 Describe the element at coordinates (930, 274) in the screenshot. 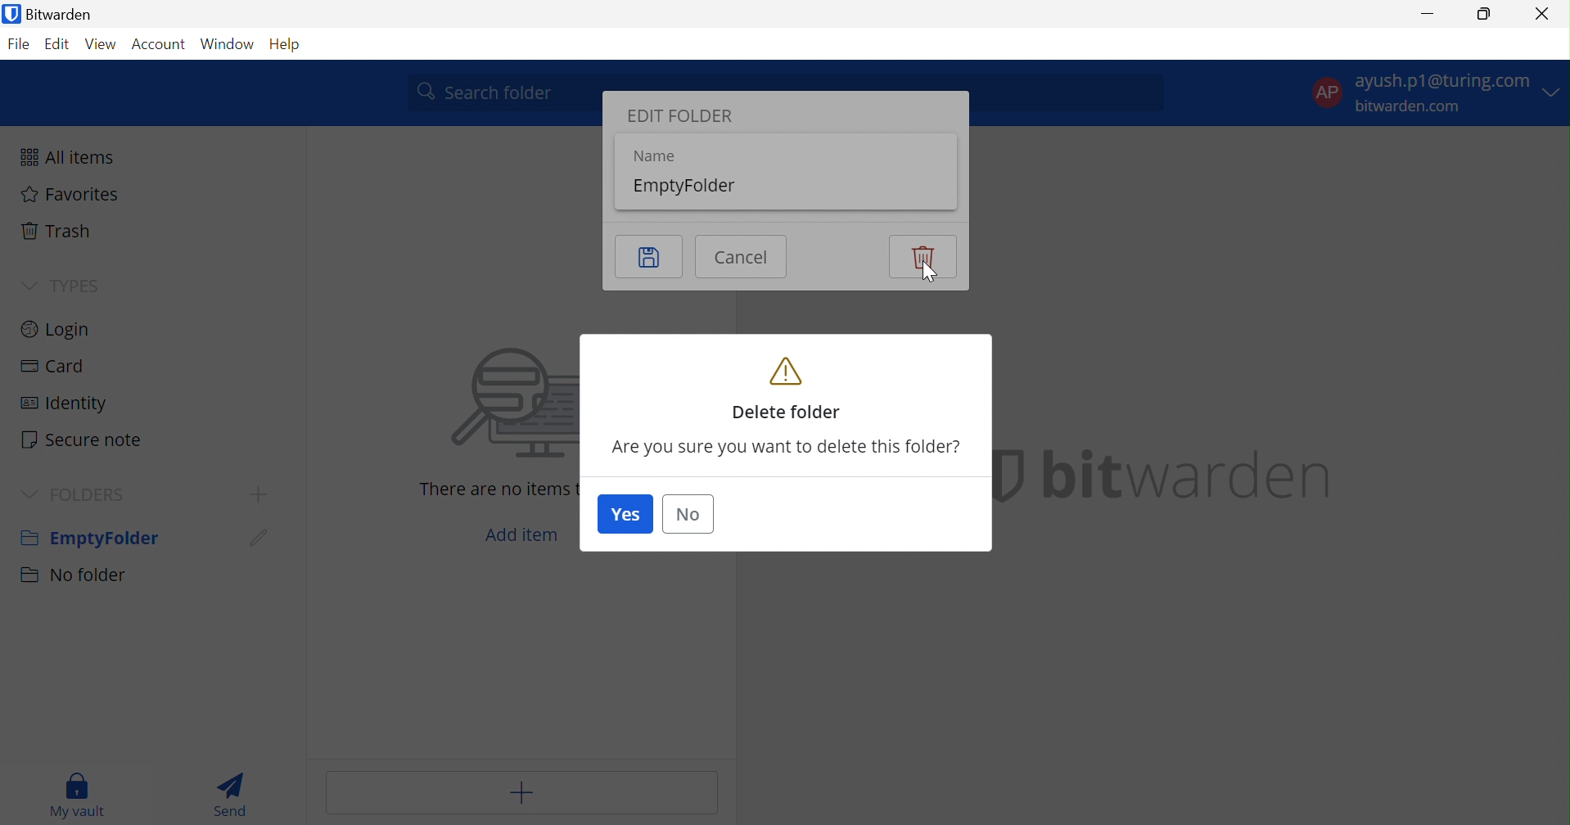

I see `Cursor` at that location.